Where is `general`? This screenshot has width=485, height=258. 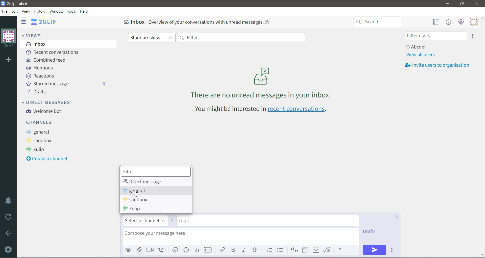
general is located at coordinates (156, 191).